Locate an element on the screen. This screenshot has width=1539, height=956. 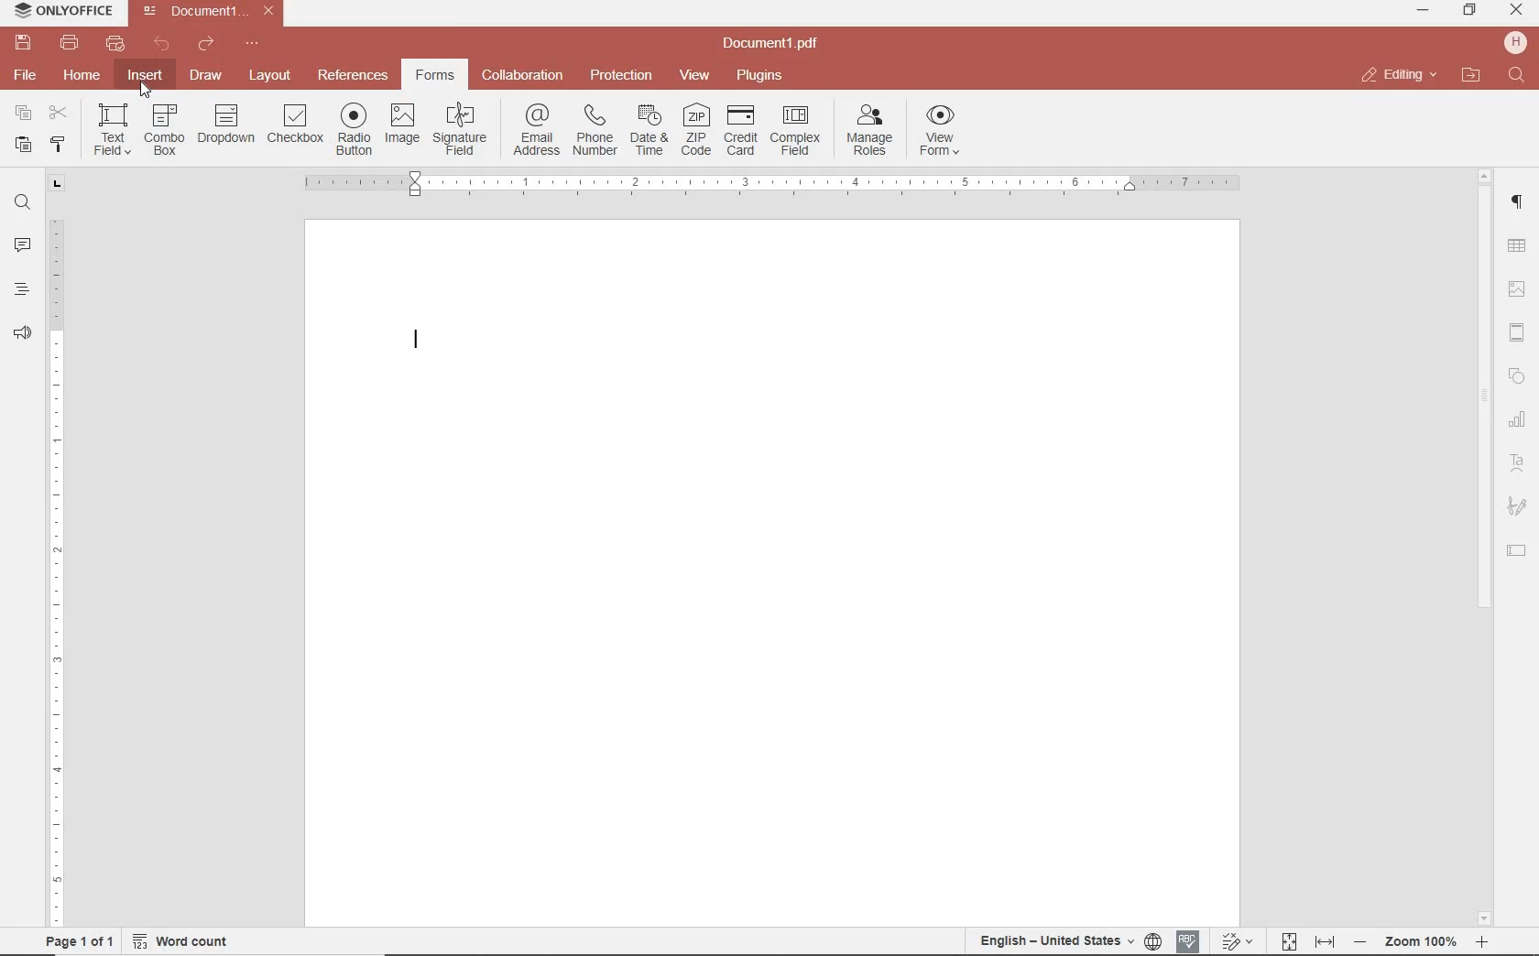
reference is located at coordinates (351, 76).